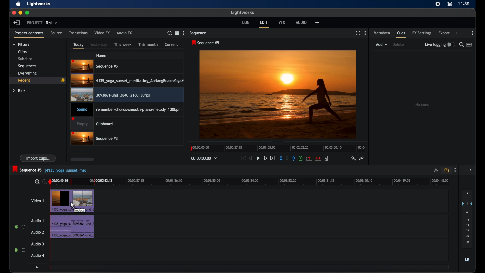 This screenshot has width=485, height=273. Describe the element at coordinates (364, 43) in the screenshot. I see `add` at that location.